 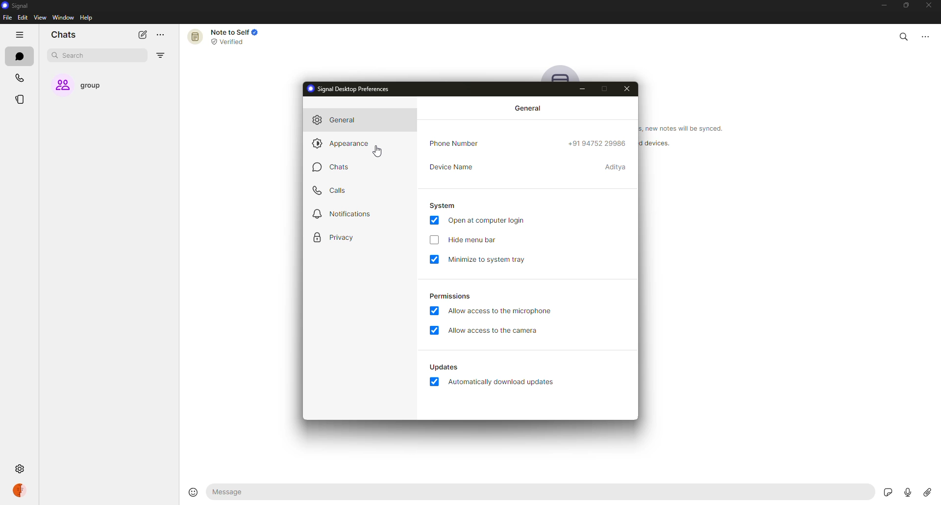 What do you see at coordinates (160, 56) in the screenshot?
I see `filter` at bounding box center [160, 56].